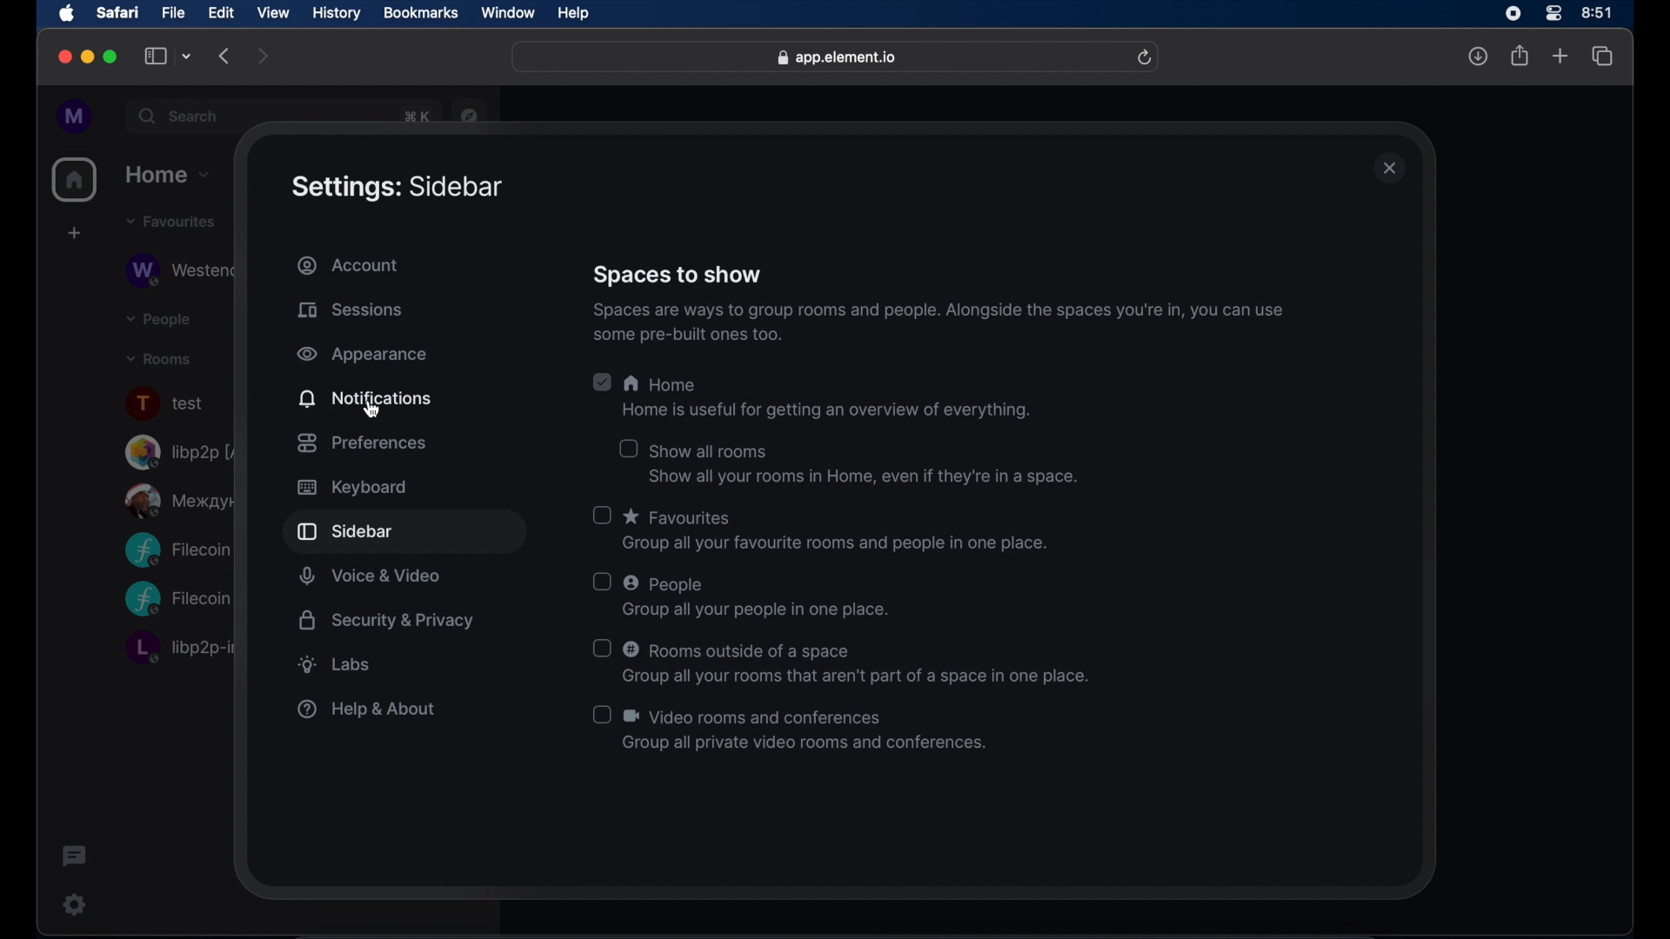 The image size is (1670, 939). What do you see at coordinates (1521, 59) in the screenshot?
I see `share` at bounding box center [1521, 59].